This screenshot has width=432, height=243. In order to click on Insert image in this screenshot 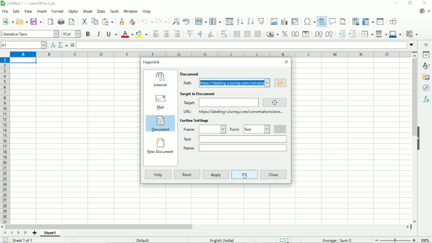, I will do `click(273, 21)`.